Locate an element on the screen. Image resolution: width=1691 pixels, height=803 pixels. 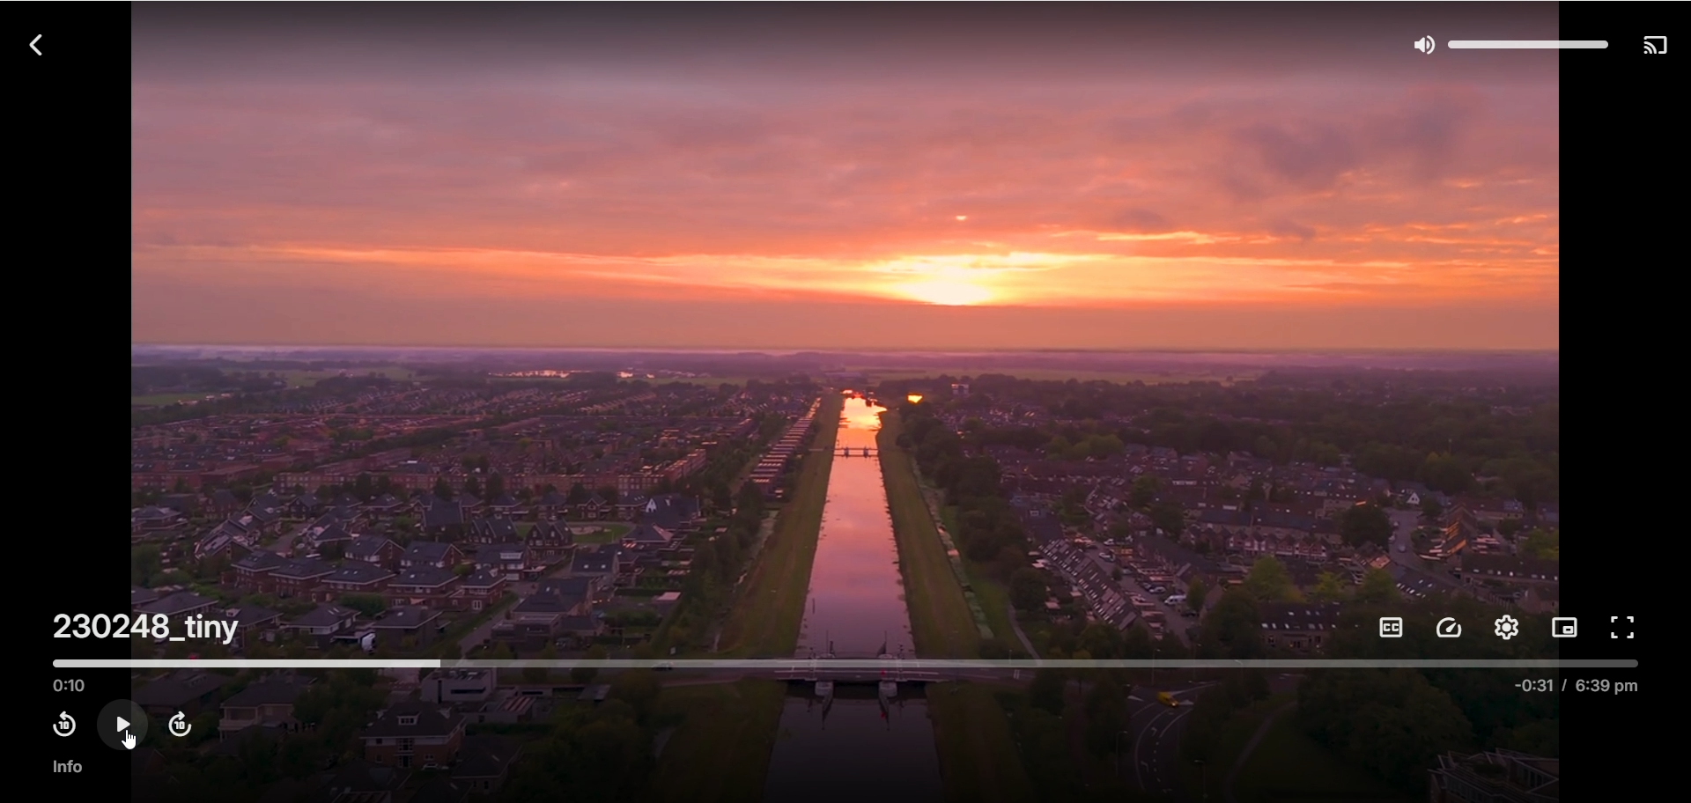
played time 0:10 is located at coordinates (70, 687).